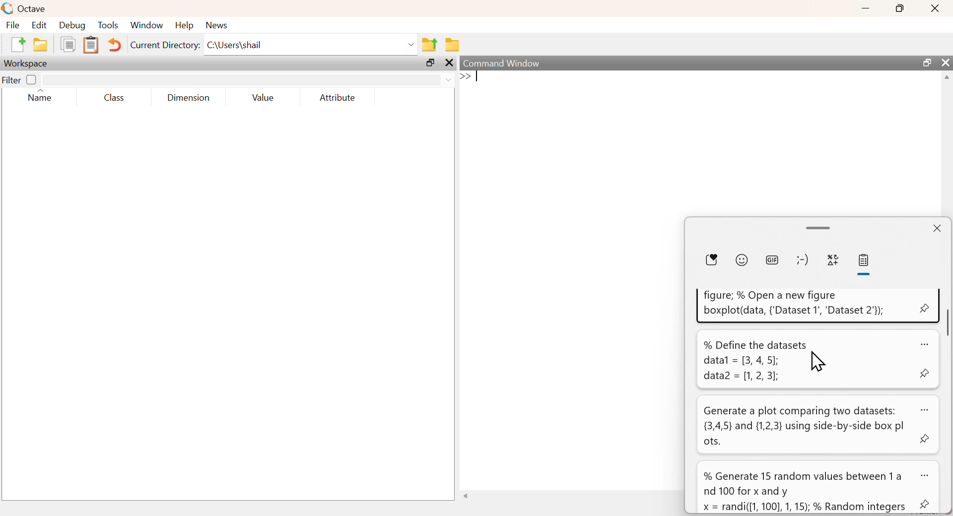  What do you see at coordinates (431, 64) in the screenshot?
I see `maximize` at bounding box center [431, 64].